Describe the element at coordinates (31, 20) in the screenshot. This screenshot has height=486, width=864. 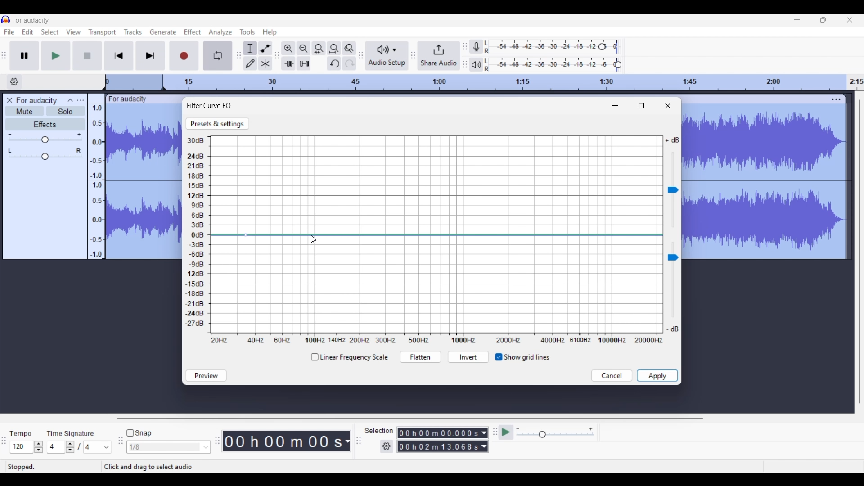
I see `Software name` at that location.